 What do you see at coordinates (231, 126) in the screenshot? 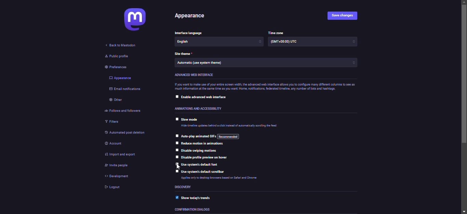
I see `info` at bounding box center [231, 126].